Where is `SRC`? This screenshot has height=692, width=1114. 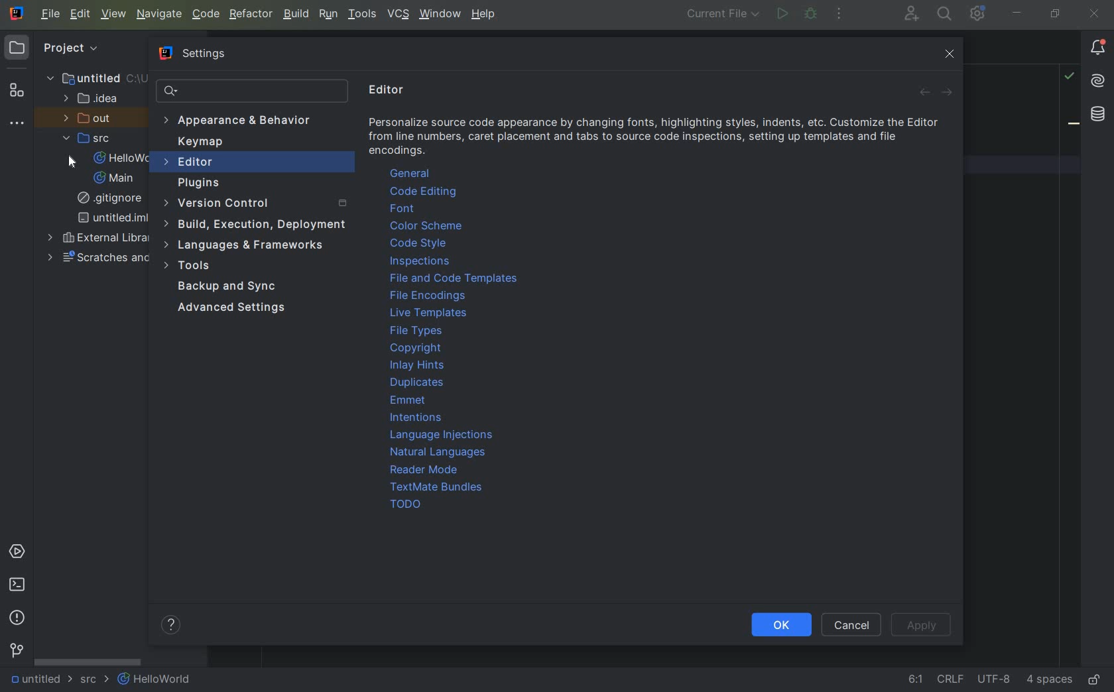
SRC is located at coordinates (88, 139).